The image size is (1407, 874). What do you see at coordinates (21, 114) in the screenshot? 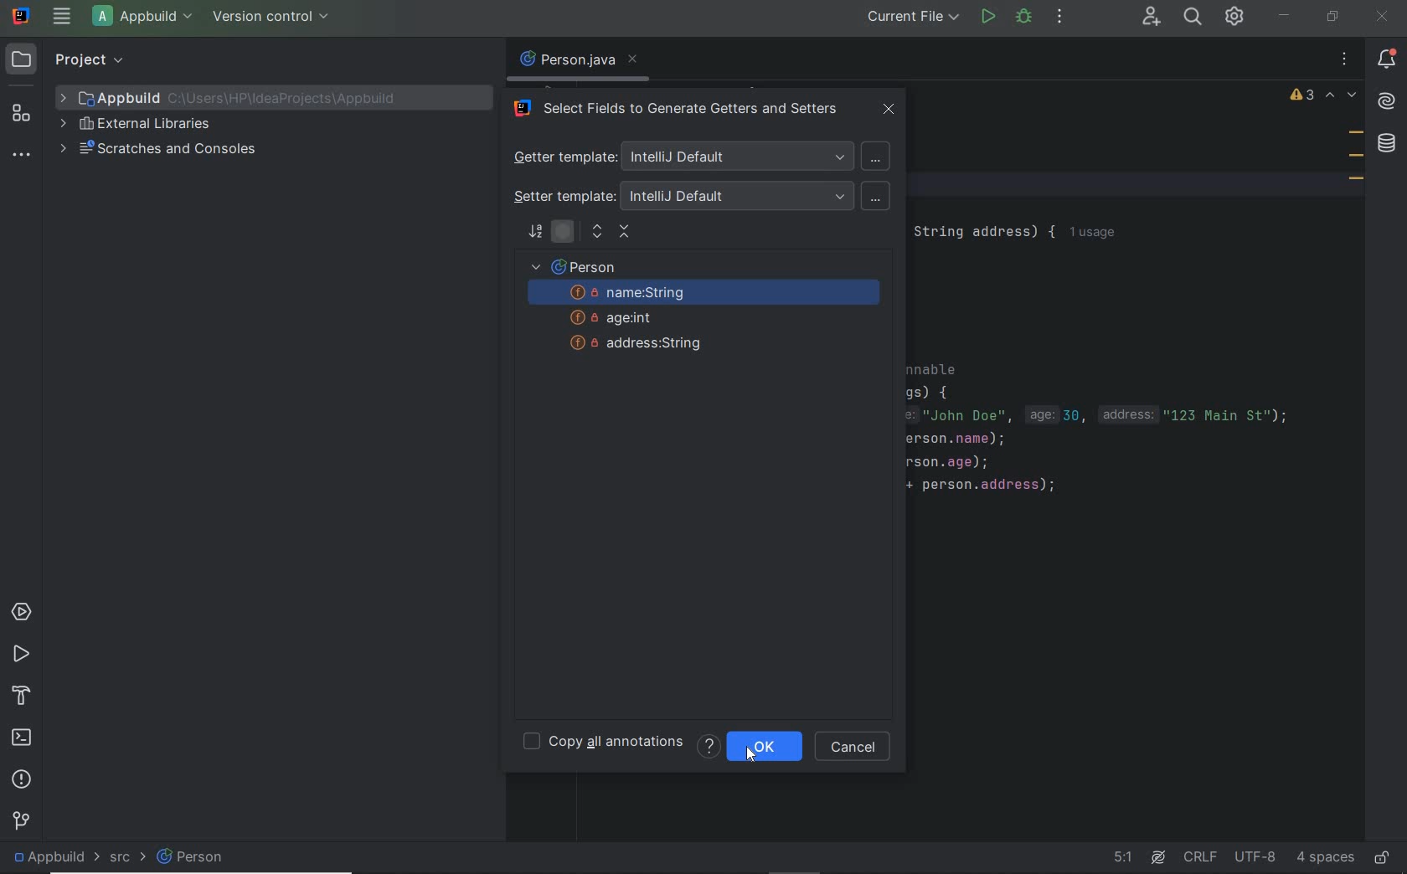
I see `structure` at bounding box center [21, 114].